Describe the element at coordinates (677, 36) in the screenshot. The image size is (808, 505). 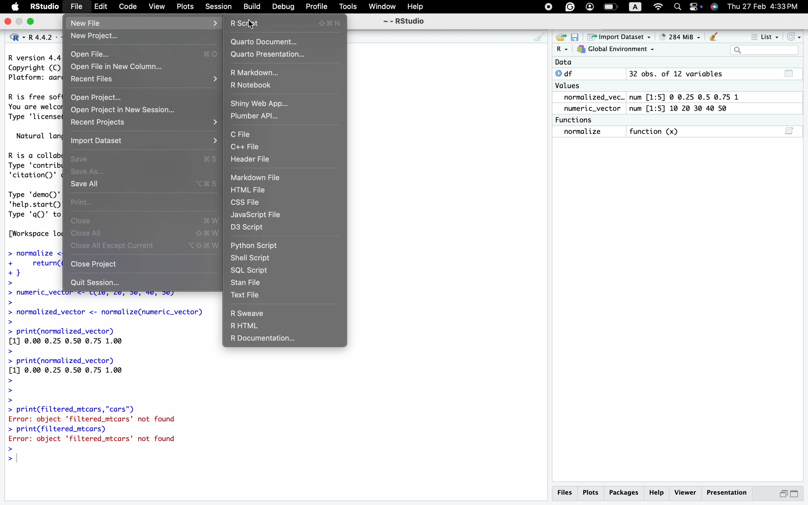
I see ` 284 MiB ` at that location.